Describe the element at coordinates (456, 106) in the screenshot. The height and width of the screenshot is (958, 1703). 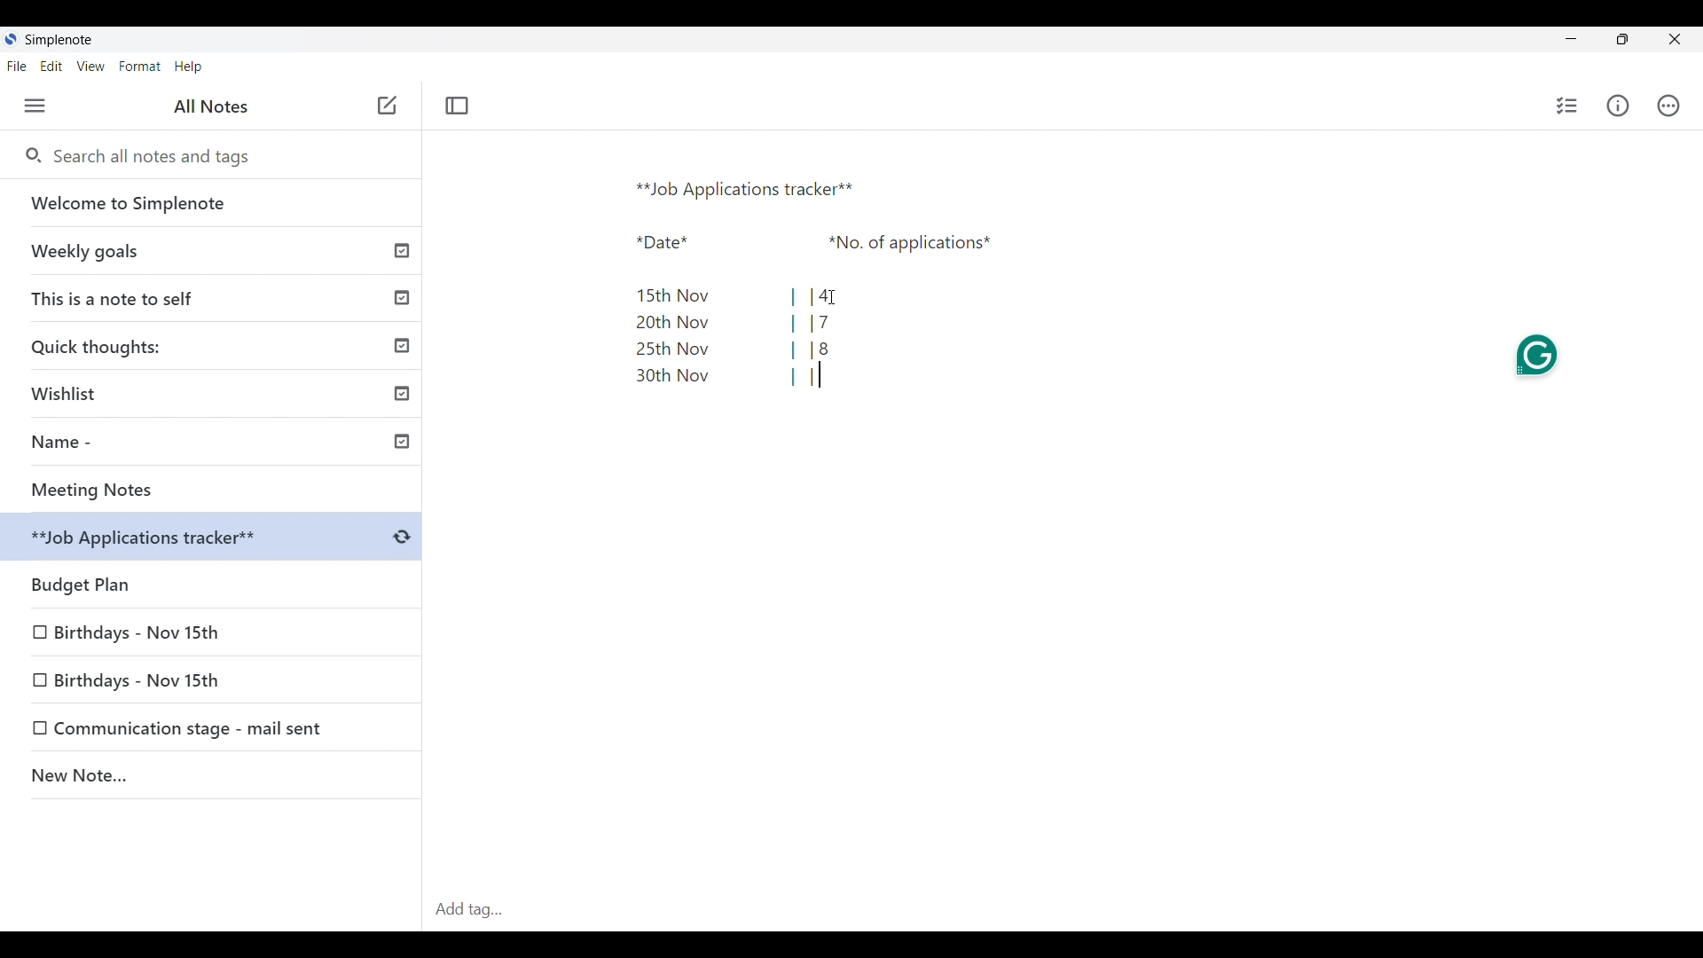
I see `Toggle focus mode` at that location.